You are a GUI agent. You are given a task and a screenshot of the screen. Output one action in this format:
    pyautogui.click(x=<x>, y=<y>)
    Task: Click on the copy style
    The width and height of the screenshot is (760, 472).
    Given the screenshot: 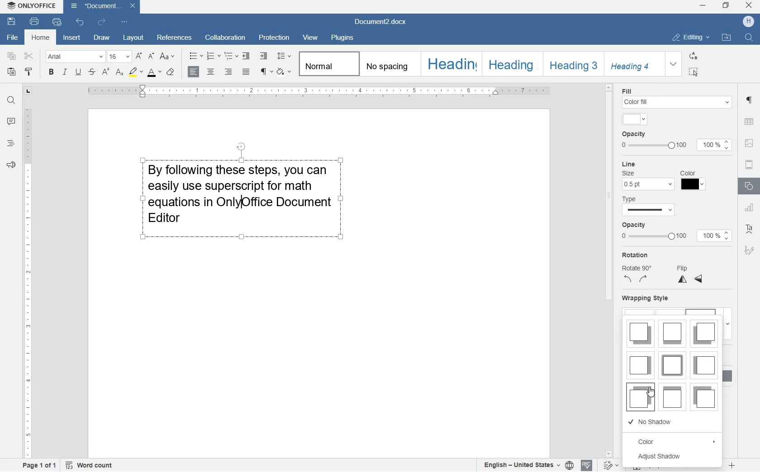 What is the action you would take?
    pyautogui.click(x=29, y=72)
    